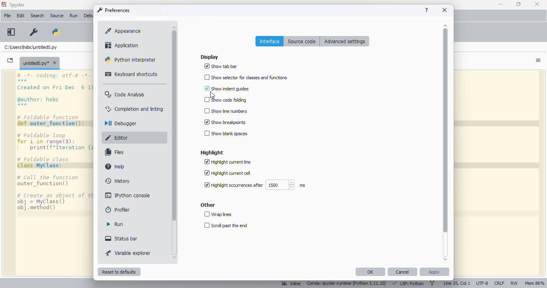 The height and width of the screenshot is (288, 547). What do you see at coordinates (31, 47) in the screenshot?
I see `untitled0.py` at bounding box center [31, 47].